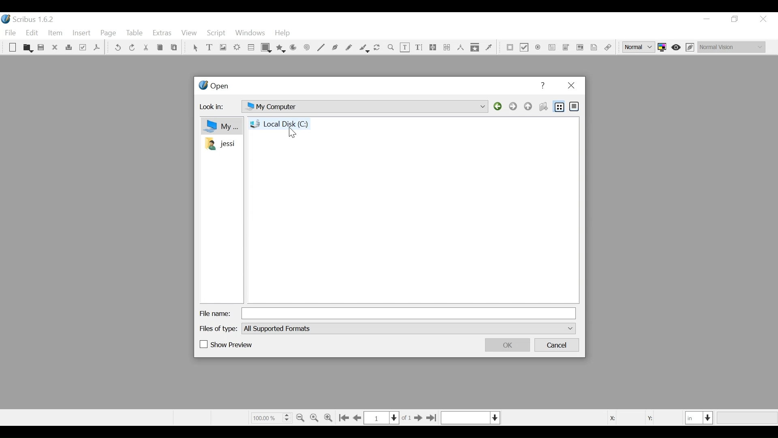 The height and width of the screenshot is (438, 778). What do you see at coordinates (558, 346) in the screenshot?
I see `Cancel` at bounding box center [558, 346].